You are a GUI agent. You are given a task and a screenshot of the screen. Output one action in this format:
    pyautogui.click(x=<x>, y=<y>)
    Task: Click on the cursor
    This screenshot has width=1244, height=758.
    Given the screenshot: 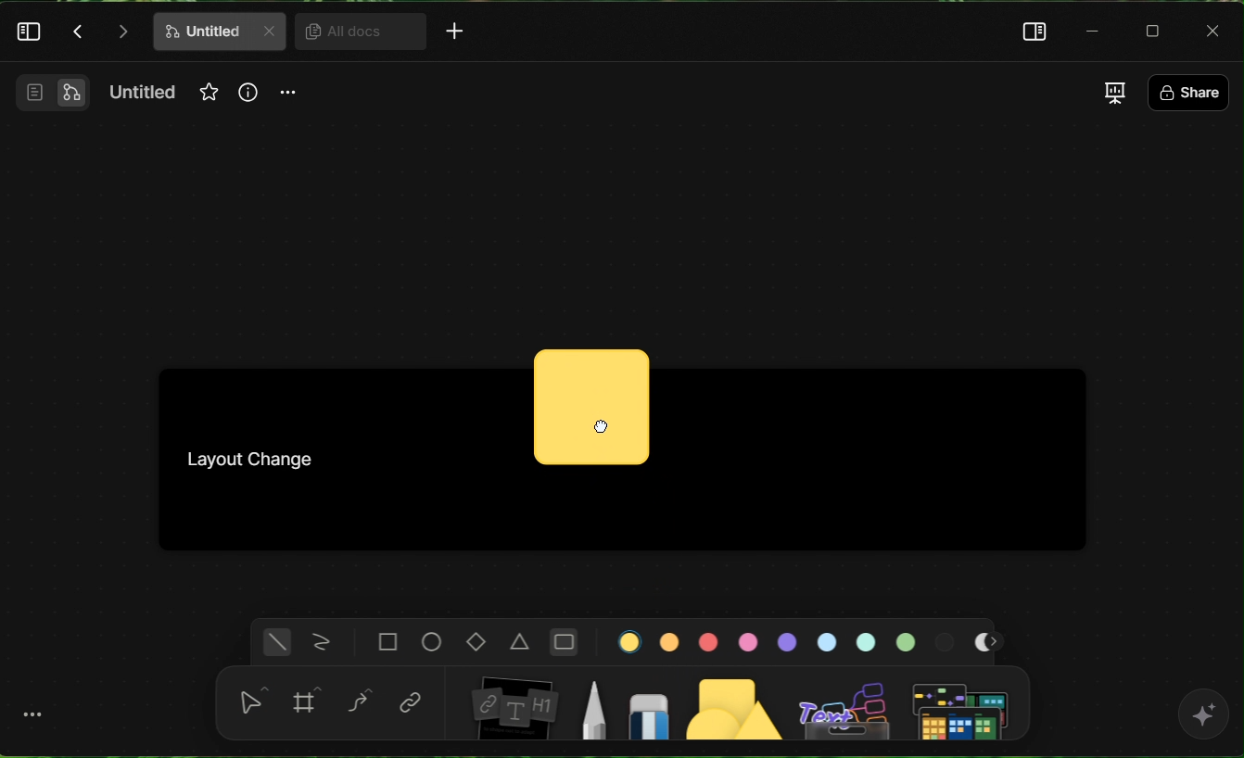 What is the action you would take?
    pyautogui.click(x=599, y=426)
    